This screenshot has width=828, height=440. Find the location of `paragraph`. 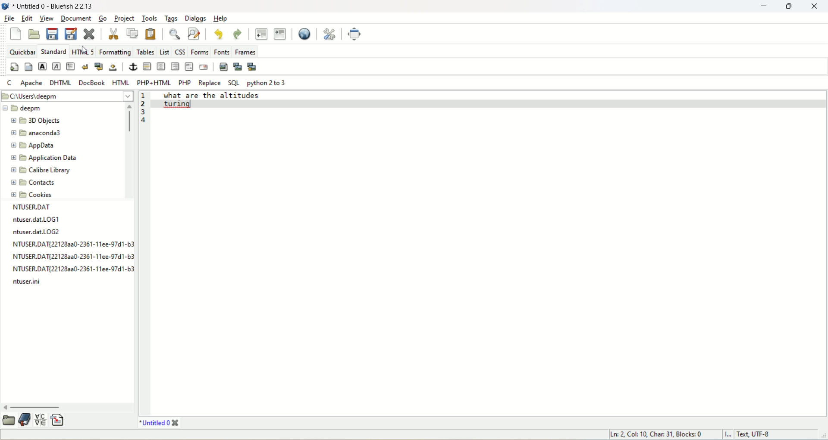

paragraph is located at coordinates (70, 66).